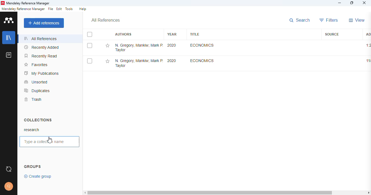 The image size is (371, 195). What do you see at coordinates (172, 61) in the screenshot?
I see `2020` at bounding box center [172, 61].